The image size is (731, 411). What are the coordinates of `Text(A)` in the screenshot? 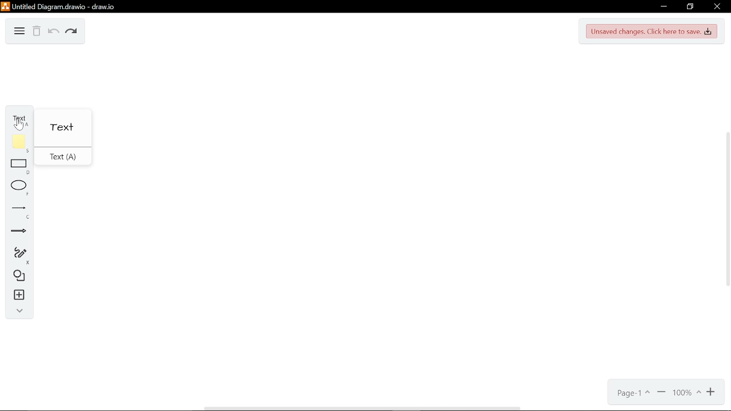 It's located at (61, 157).